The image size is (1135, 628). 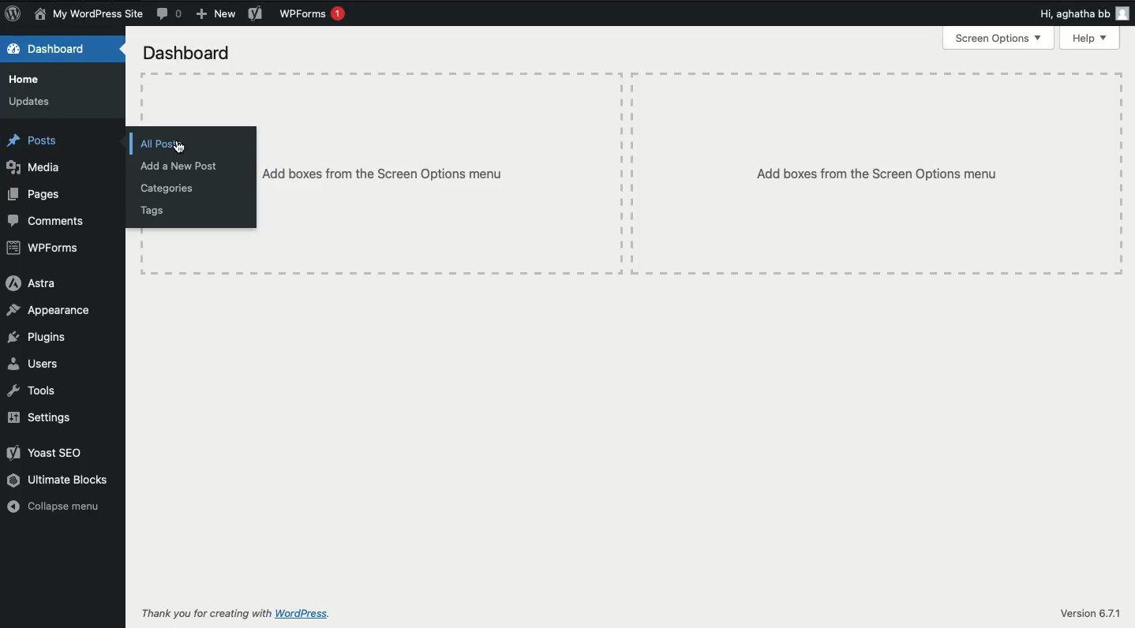 What do you see at coordinates (166, 189) in the screenshot?
I see `Categories` at bounding box center [166, 189].